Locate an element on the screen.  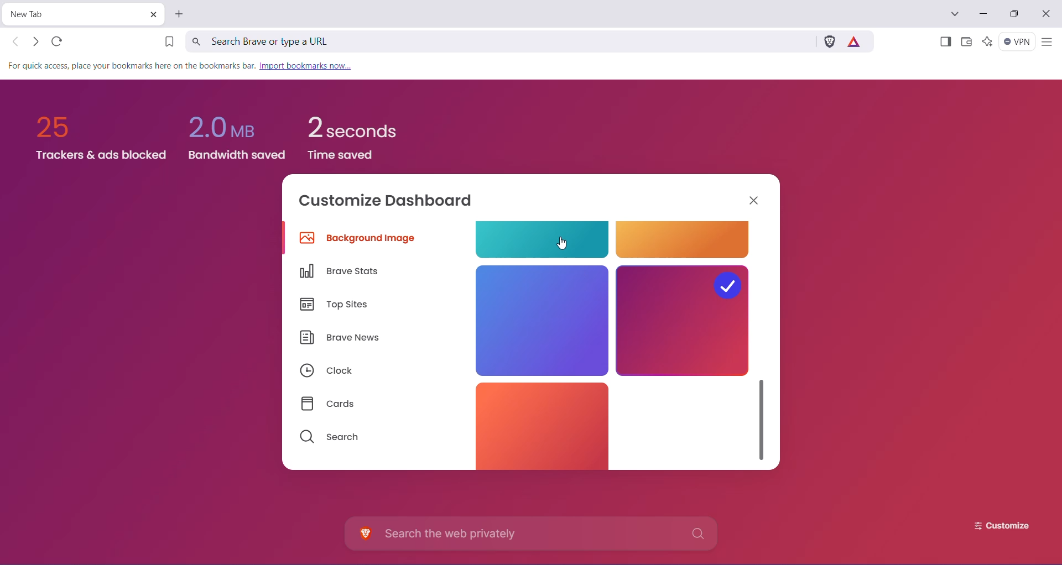
Bookmark this Tab is located at coordinates (165, 43).